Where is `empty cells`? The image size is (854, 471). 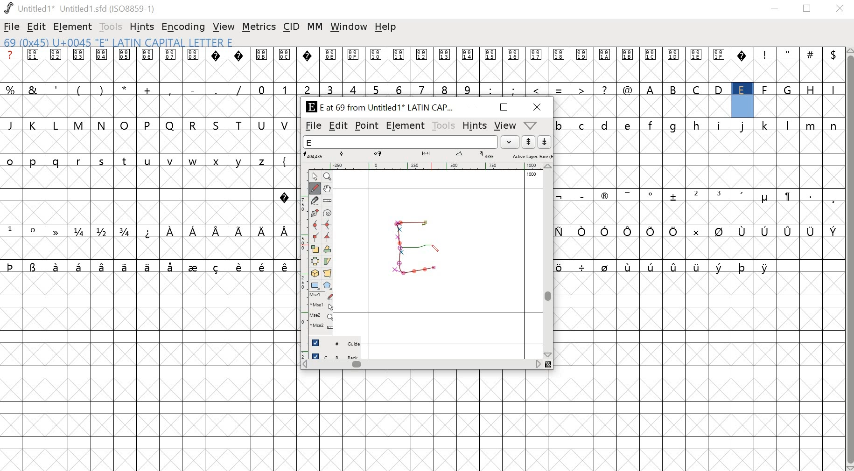
empty cells is located at coordinates (699, 106).